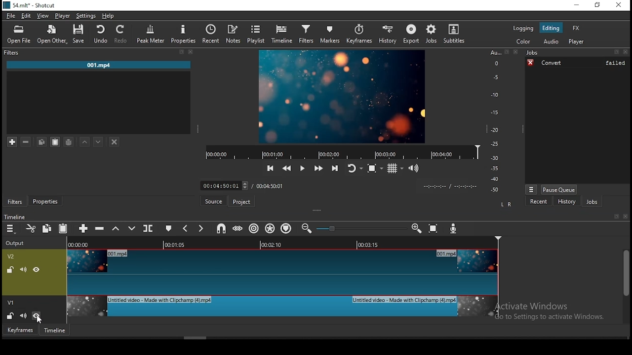 The image size is (632, 355). Describe the element at coordinates (234, 34) in the screenshot. I see `notes` at that location.